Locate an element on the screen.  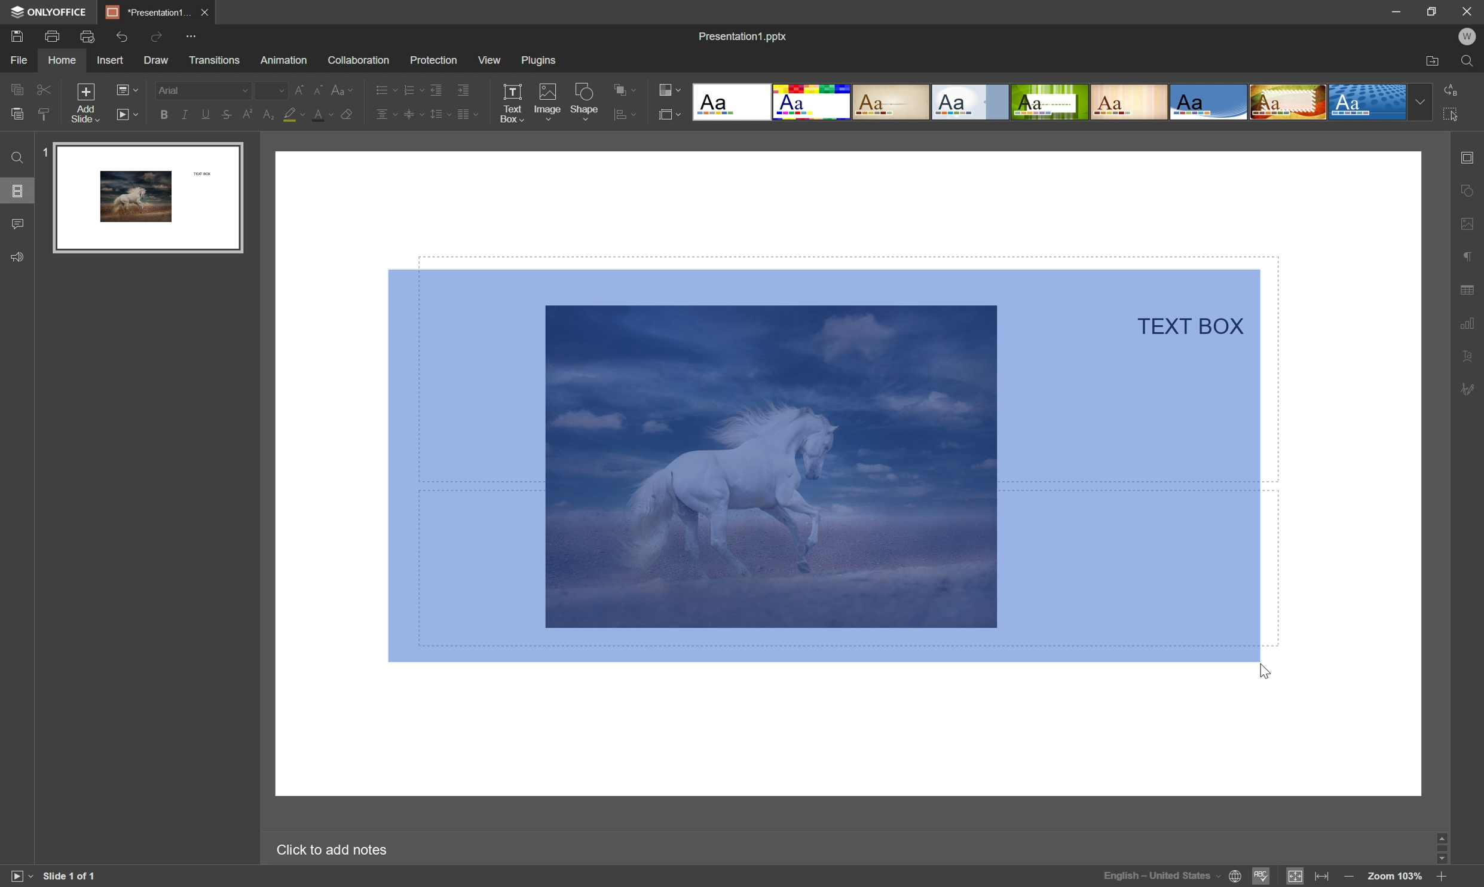
clear style is located at coordinates (349, 115).